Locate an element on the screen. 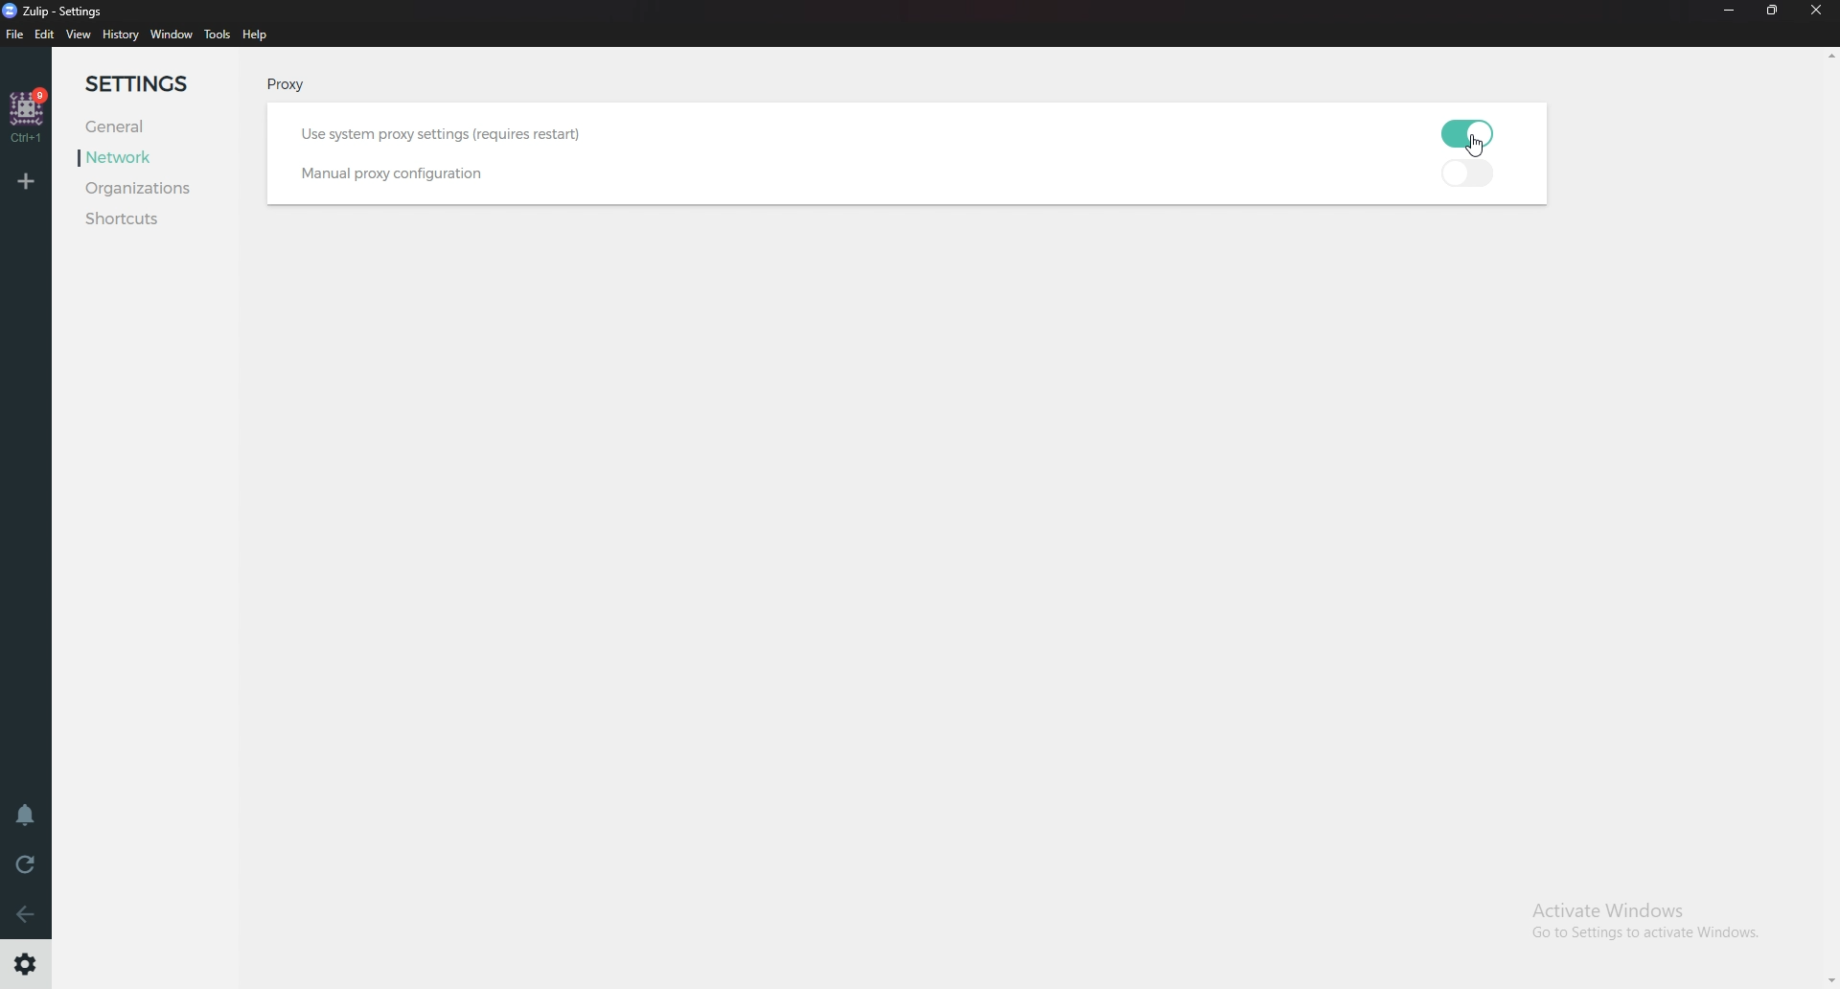  toggle is located at coordinates (1474, 133).